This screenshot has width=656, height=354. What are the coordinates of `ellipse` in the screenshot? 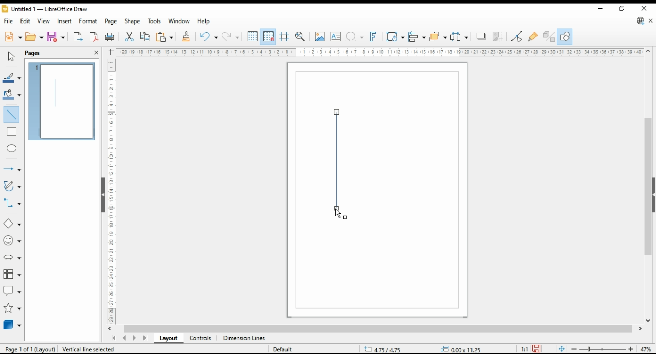 It's located at (13, 148).